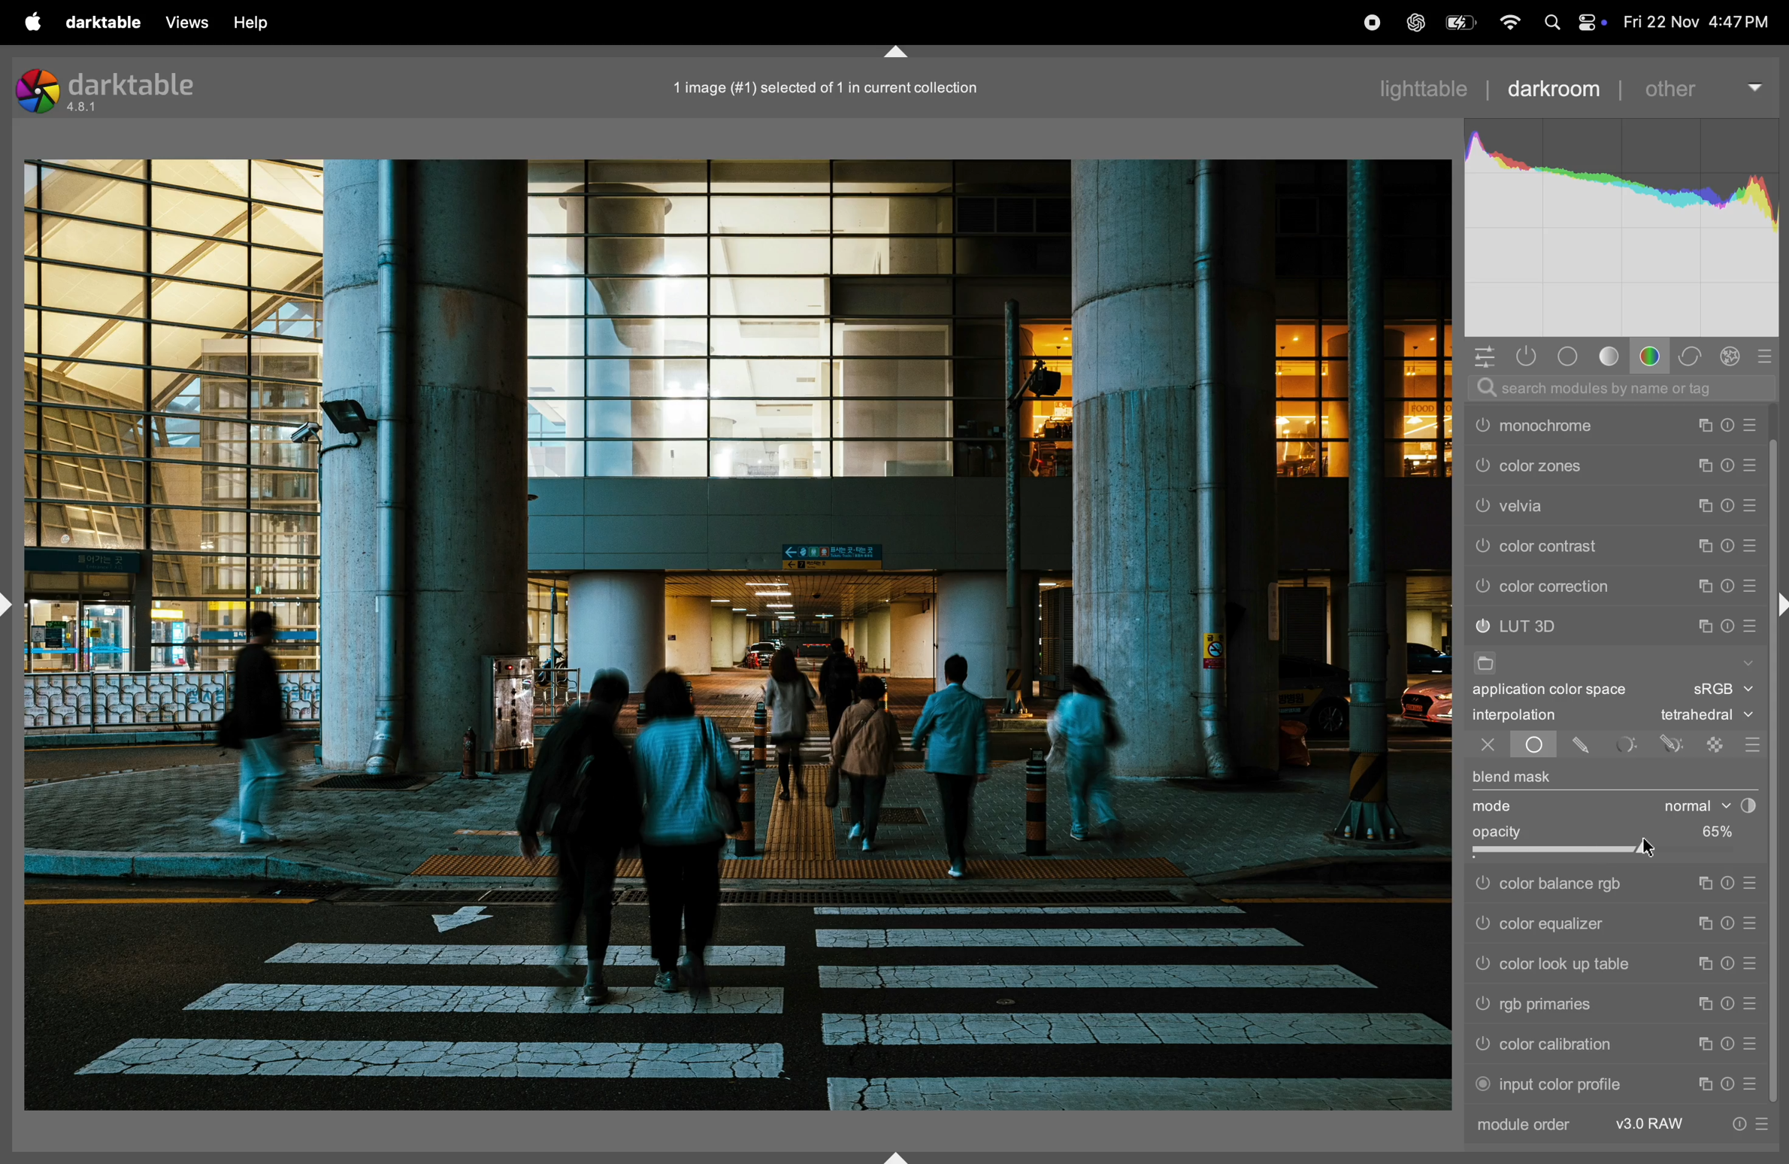 Image resolution: width=1789 pixels, height=1164 pixels. Describe the element at coordinates (1612, 854) in the screenshot. I see `slider` at that location.